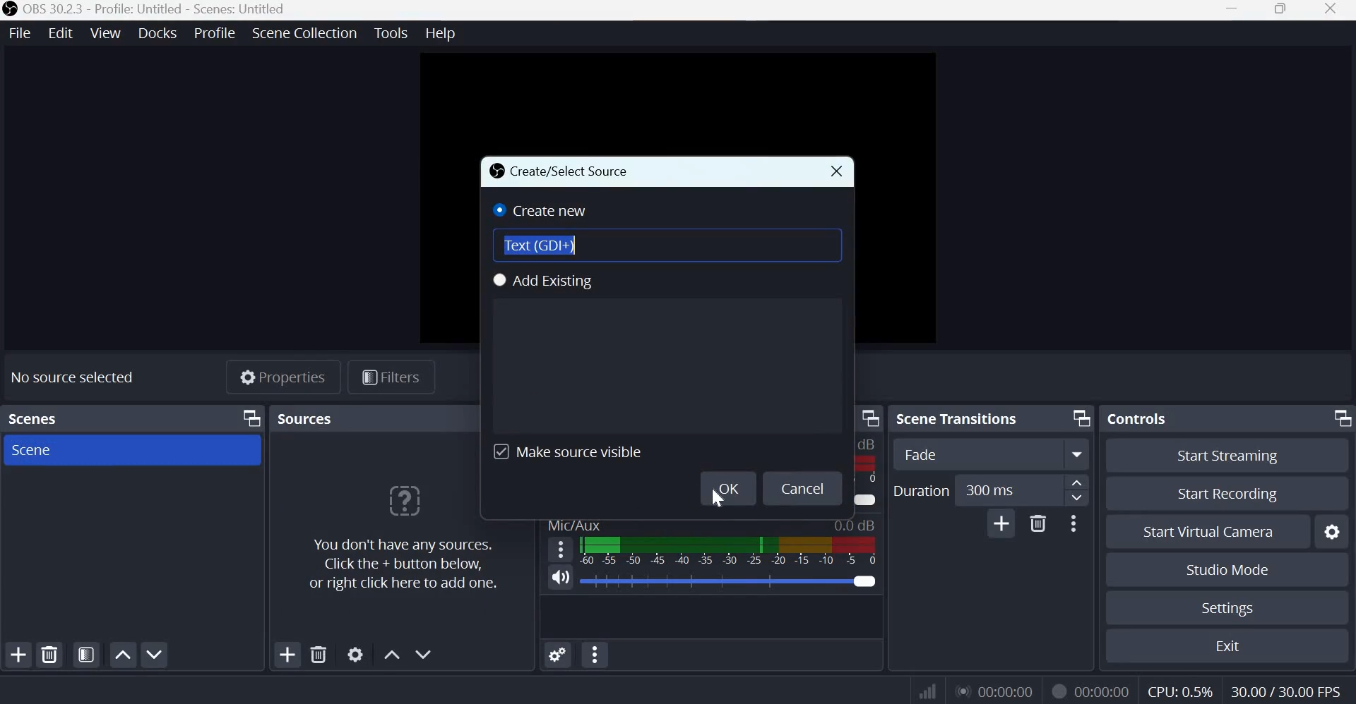 The image size is (1356, 704). Describe the element at coordinates (1228, 571) in the screenshot. I see `Studio mode` at that location.